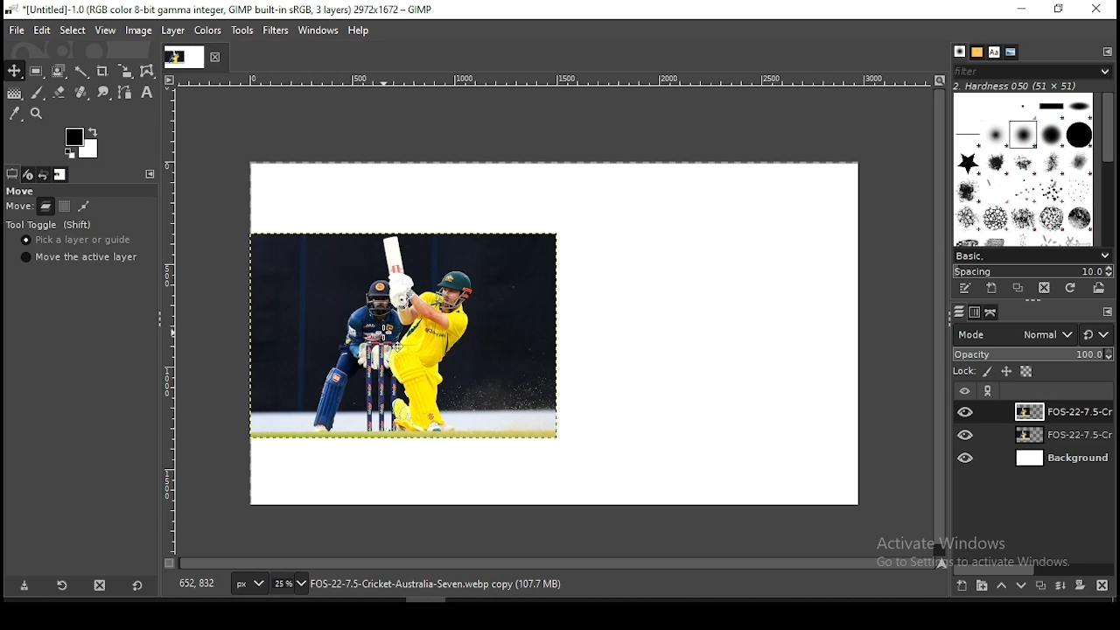 The image size is (1120, 630). What do you see at coordinates (59, 69) in the screenshot?
I see `foreground select tool` at bounding box center [59, 69].